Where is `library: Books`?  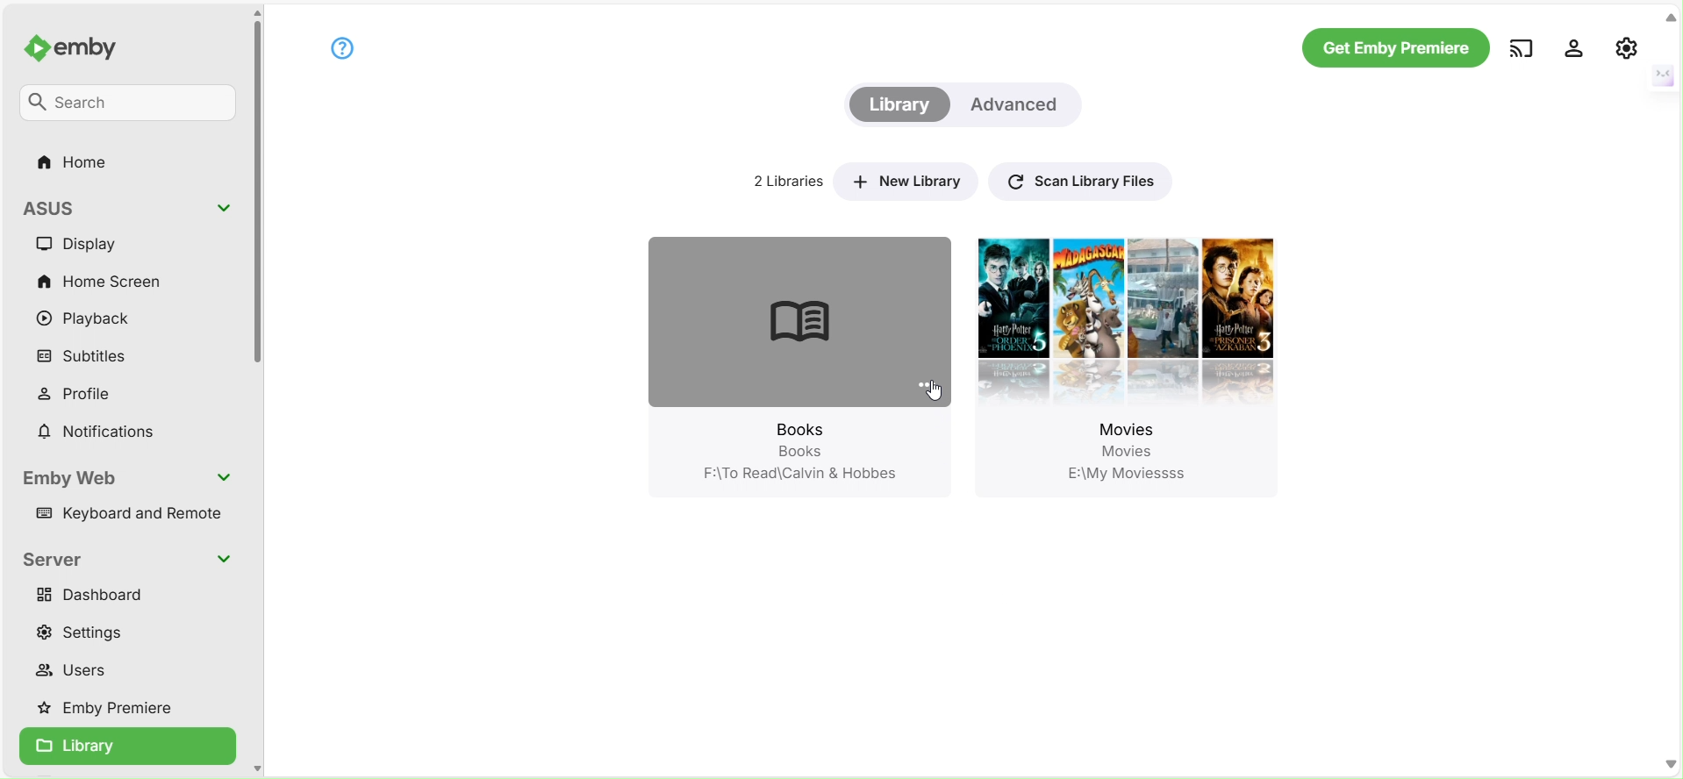
library: Books is located at coordinates (768, 345).